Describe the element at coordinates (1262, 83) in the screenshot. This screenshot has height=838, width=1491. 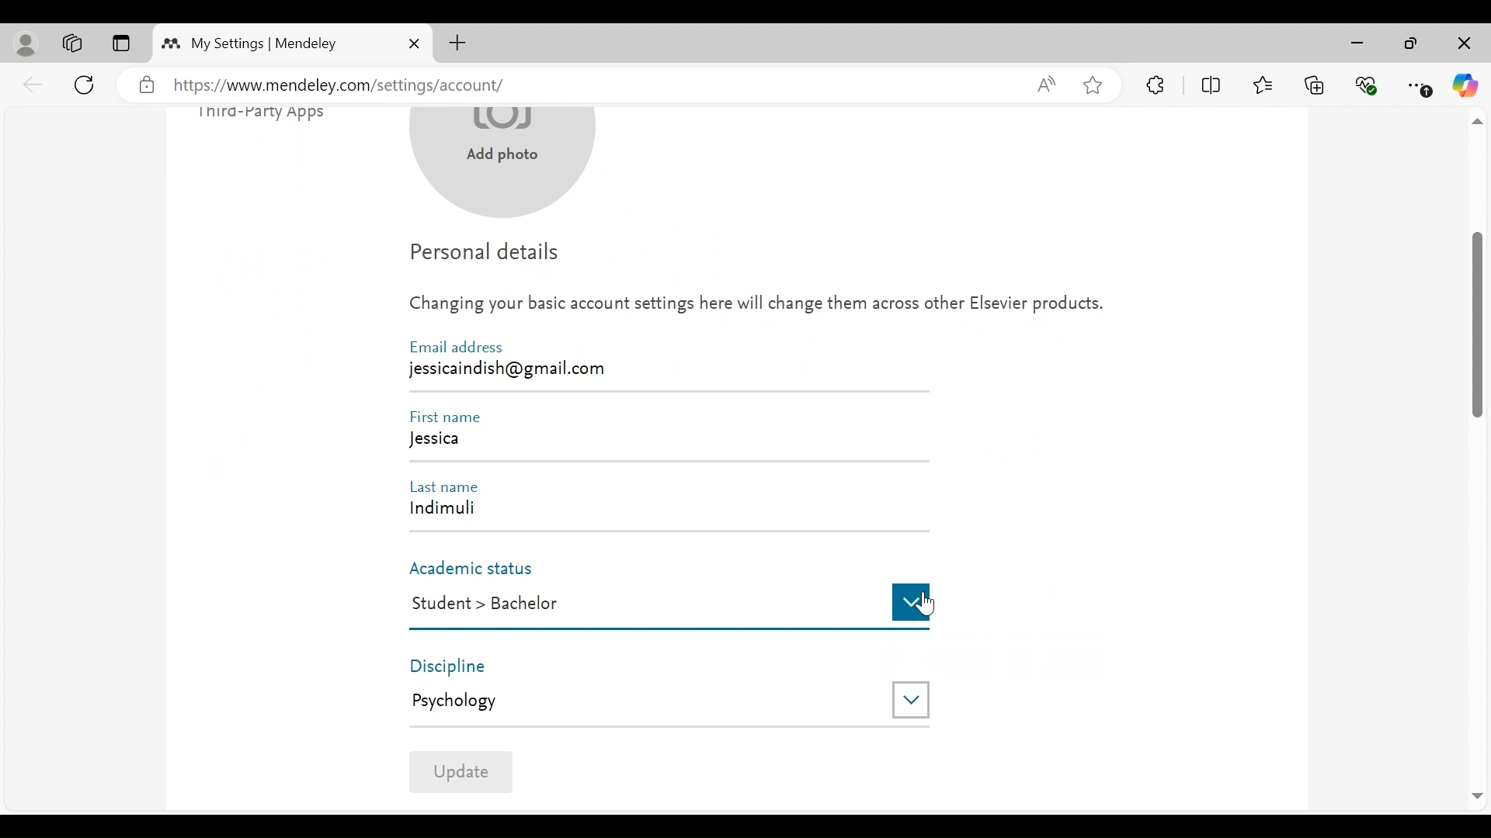
I see `Favorites` at that location.